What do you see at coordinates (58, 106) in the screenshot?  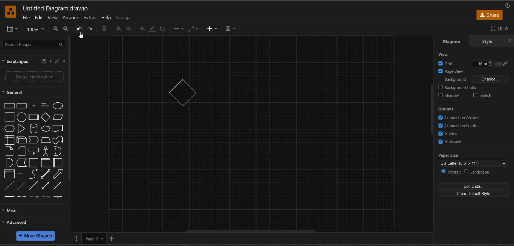 I see `Ellipse` at bounding box center [58, 106].